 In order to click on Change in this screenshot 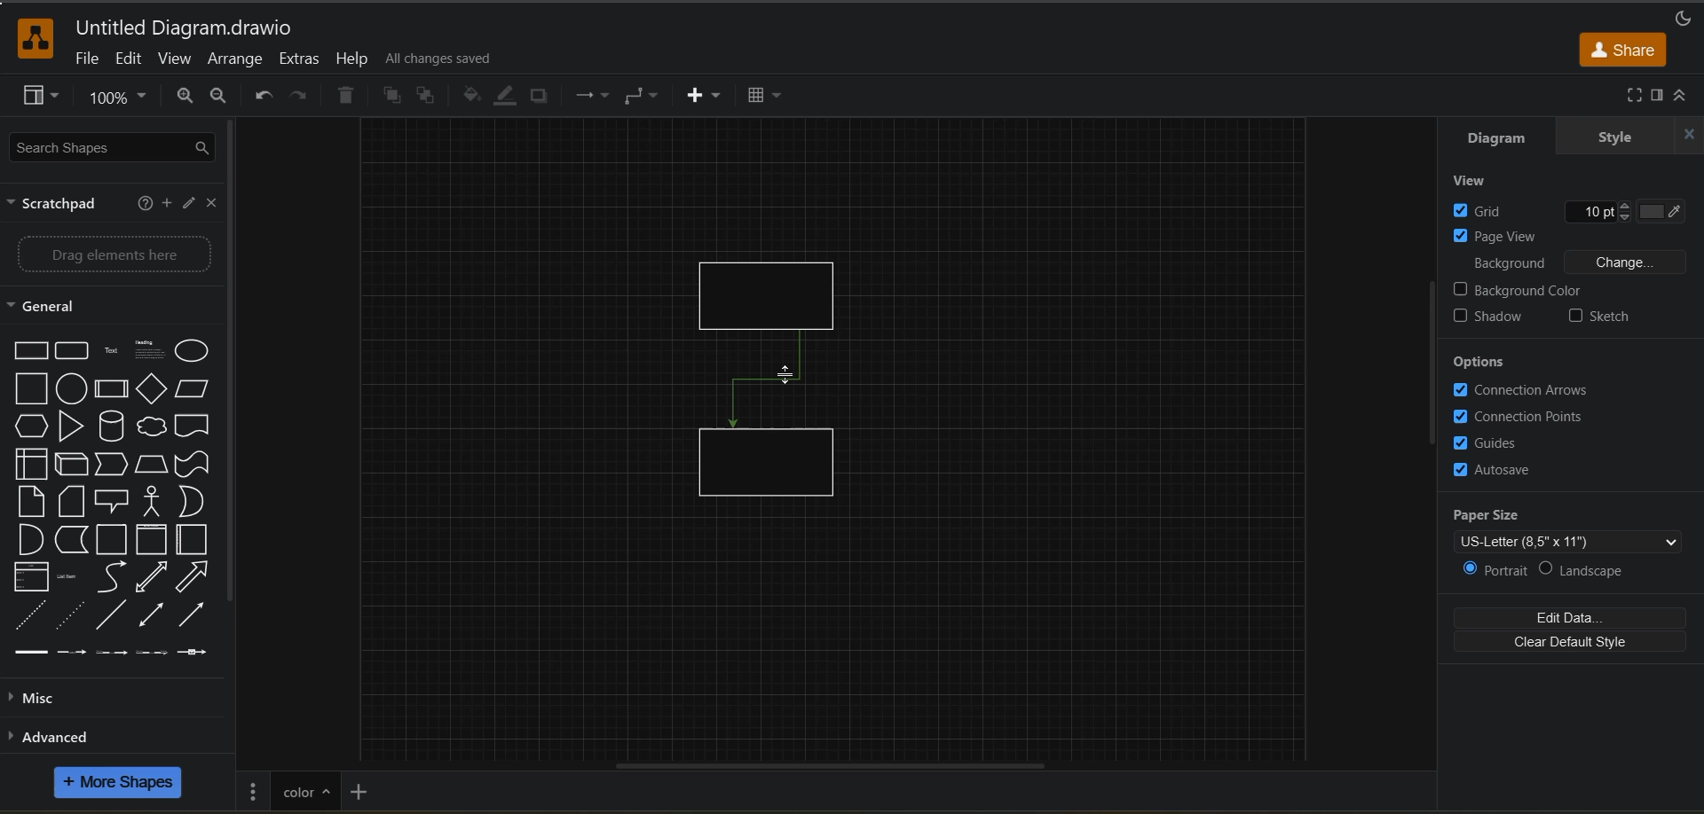, I will do `click(1625, 262)`.